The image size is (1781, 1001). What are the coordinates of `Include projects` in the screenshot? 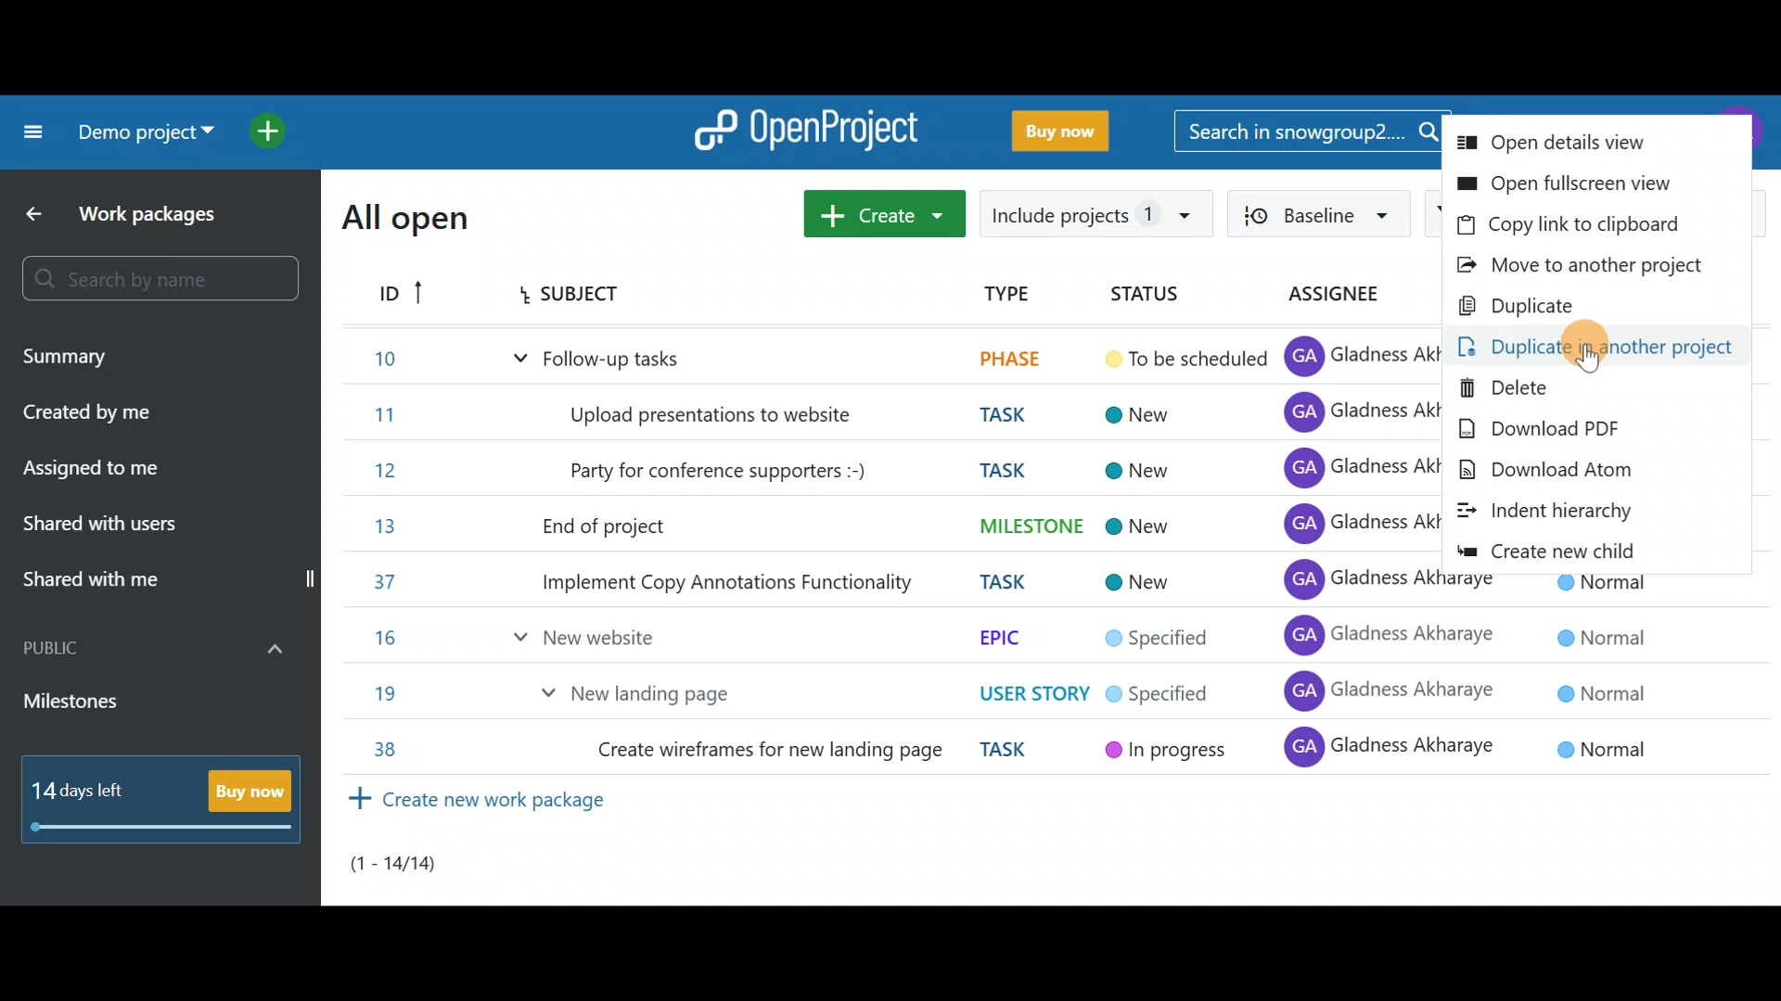 It's located at (1093, 214).